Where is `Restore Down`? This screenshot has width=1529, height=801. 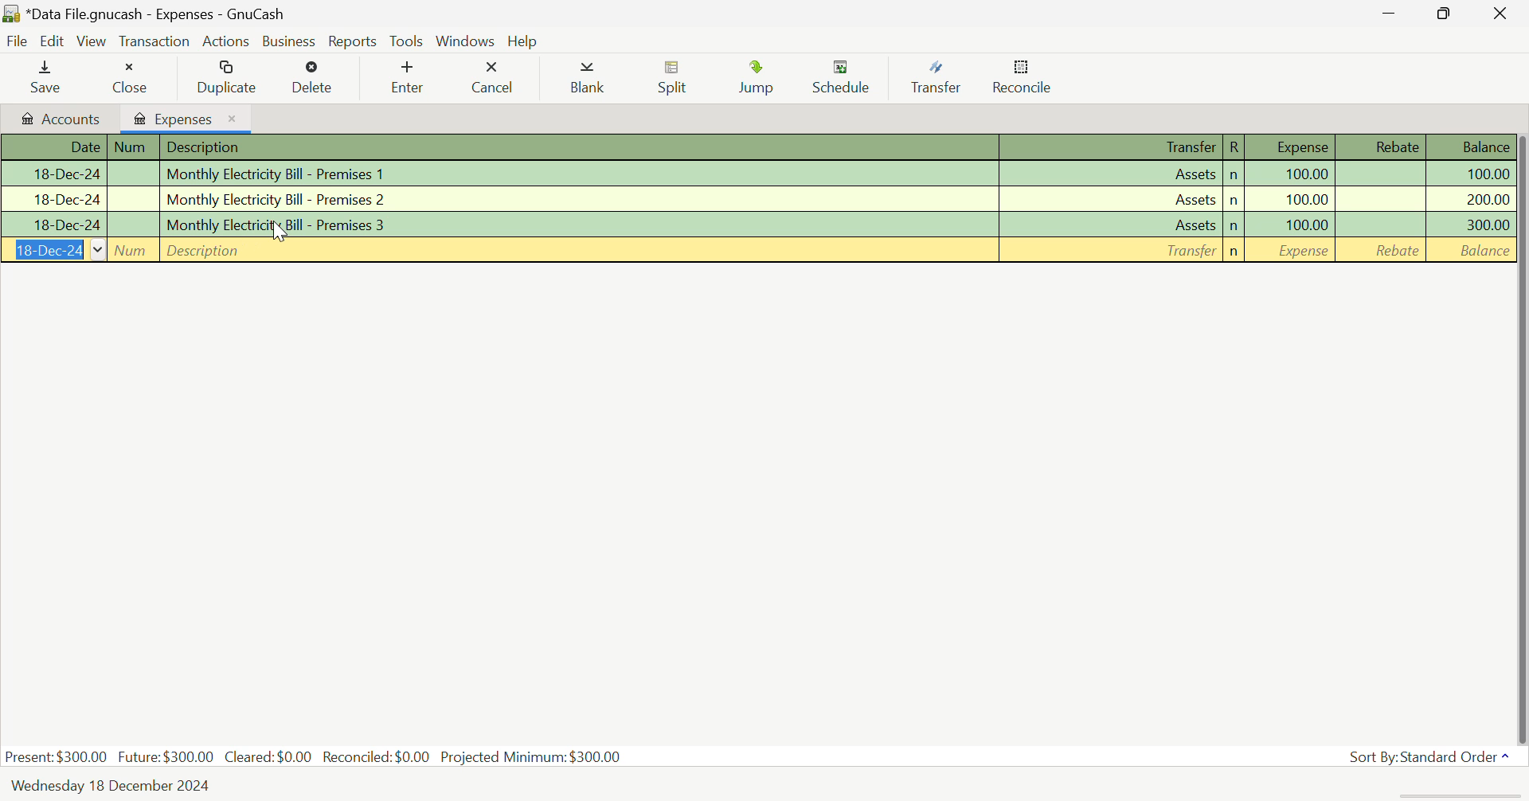 Restore Down is located at coordinates (1386, 12).